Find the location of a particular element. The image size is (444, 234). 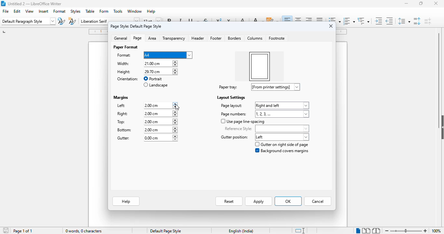

set outline format is located at coordinates (363, 21).